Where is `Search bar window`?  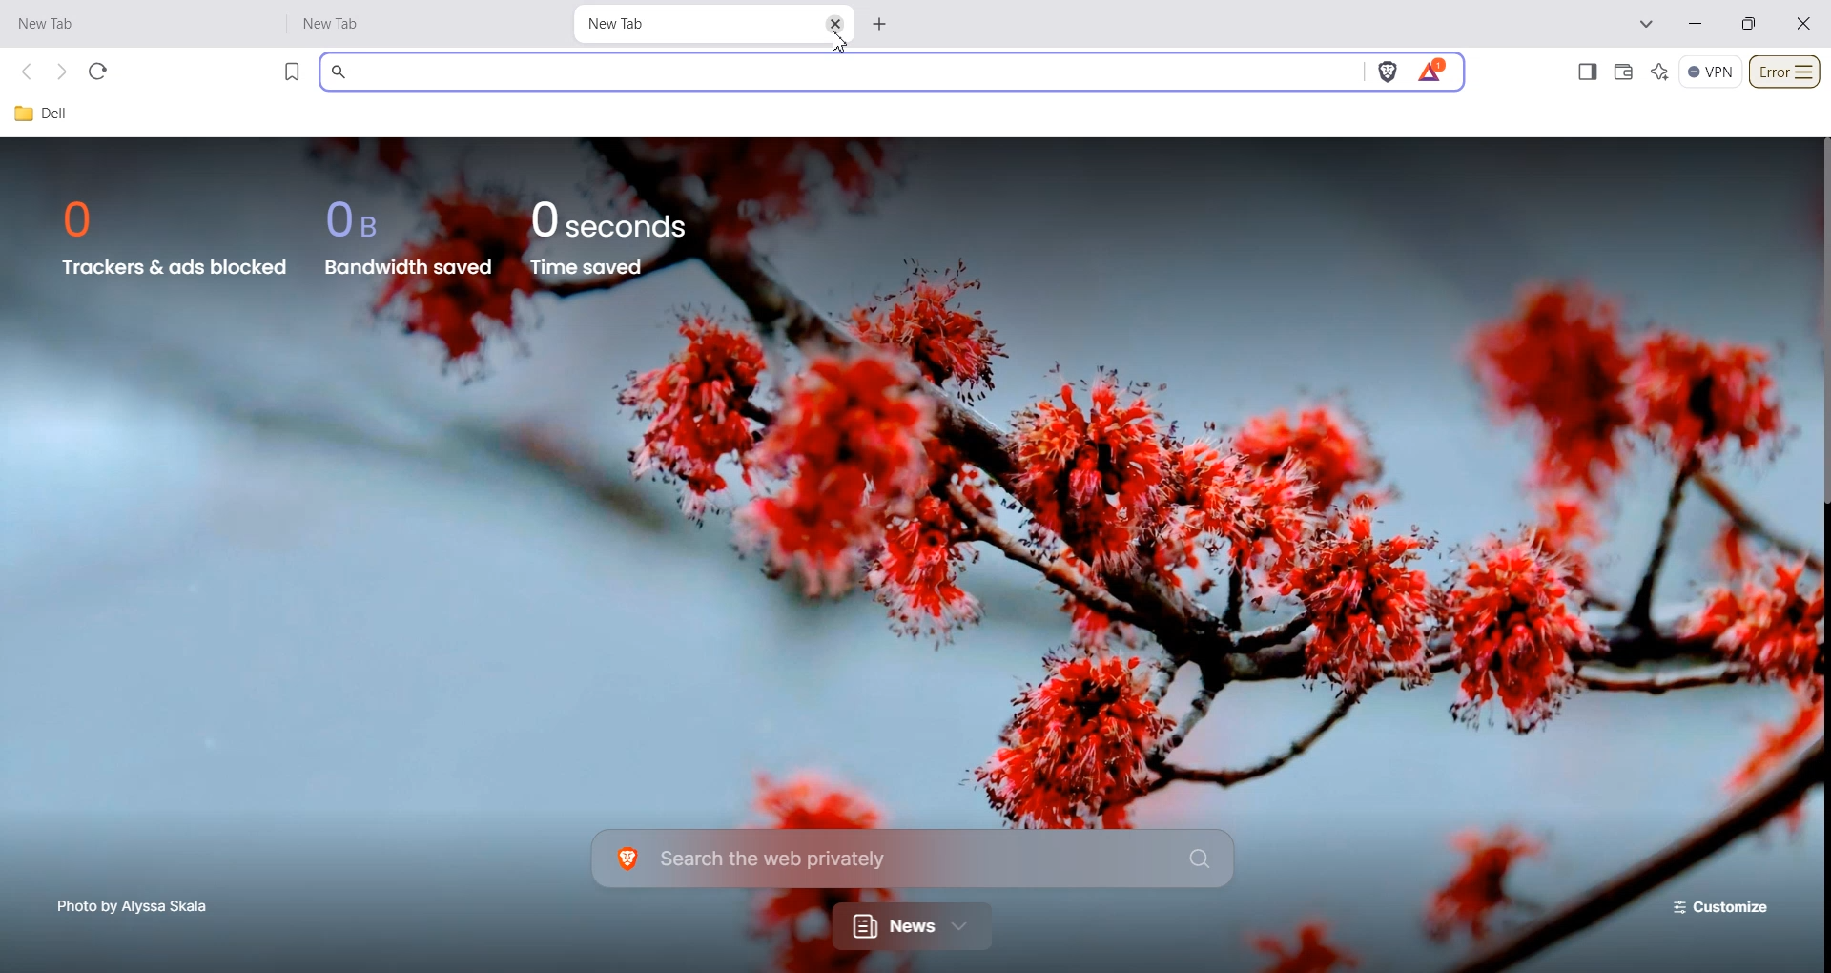 Search bar window is located at coordinates (839, 72).